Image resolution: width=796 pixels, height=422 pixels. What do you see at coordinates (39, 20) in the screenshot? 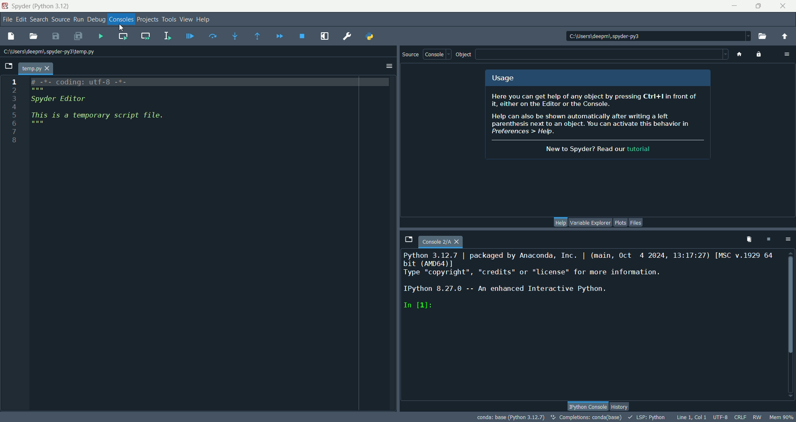
I see `search` at bounding box center [39, 20].